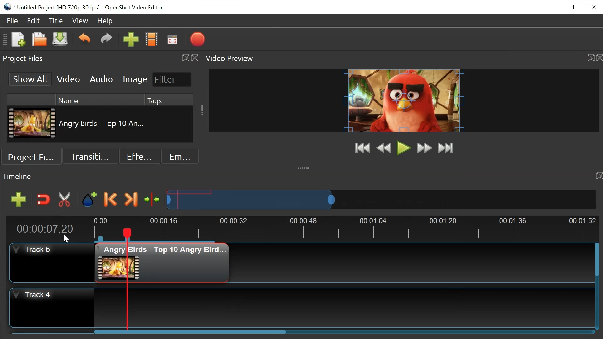  What do you see at coordinates (180, 156) in the screenshot?
I see `Emoji` at bounding box center [180, 156].